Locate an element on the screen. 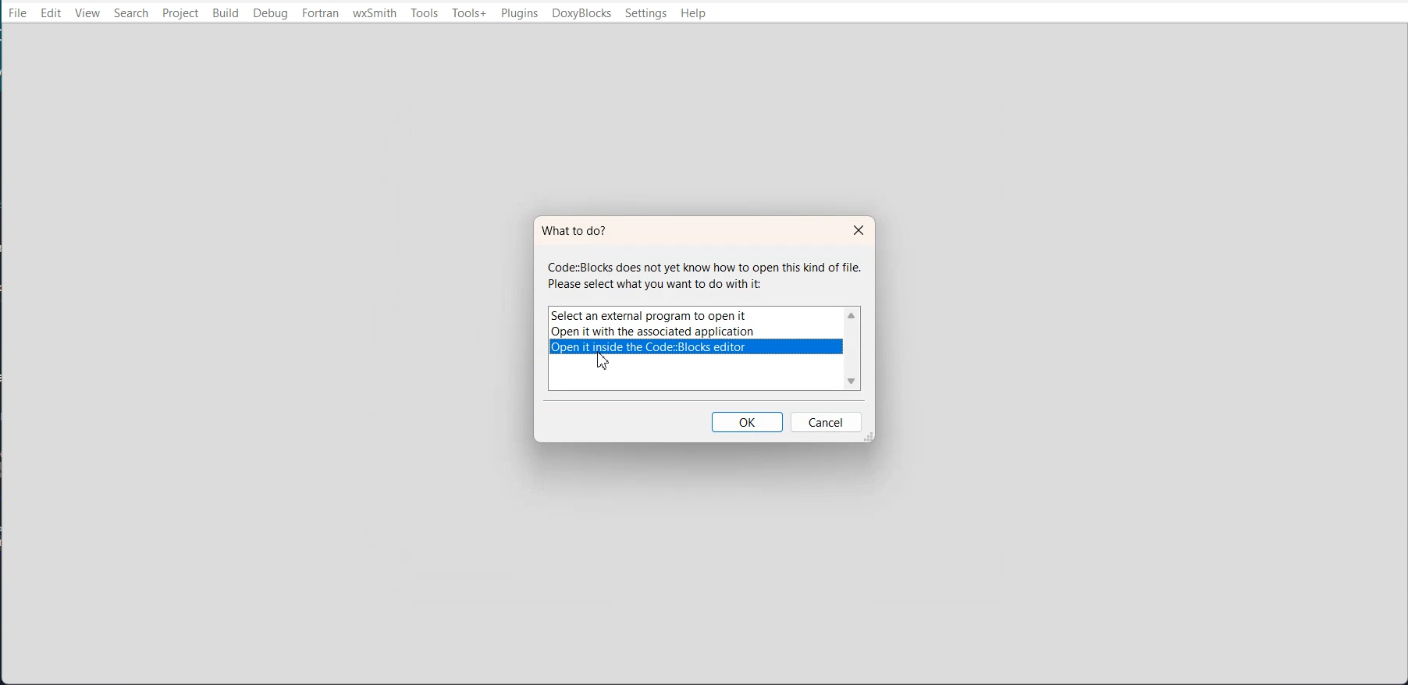 The image size is (1408, 685). Tools+ is located at coordinates (470, 13).